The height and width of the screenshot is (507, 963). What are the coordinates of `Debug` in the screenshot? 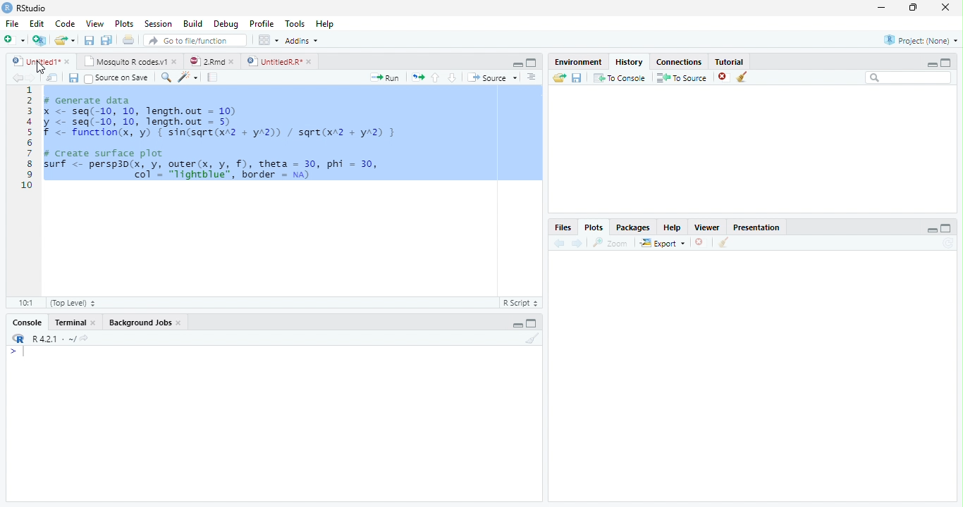 It's located at (226, 23).